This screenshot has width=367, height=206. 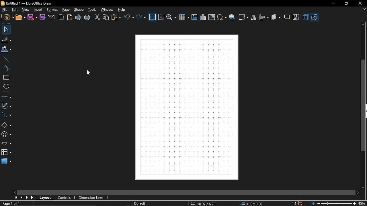 What do you see at coordinates (26, 10) in the screenshot?
I see `View` at bounding box center [26, 10].